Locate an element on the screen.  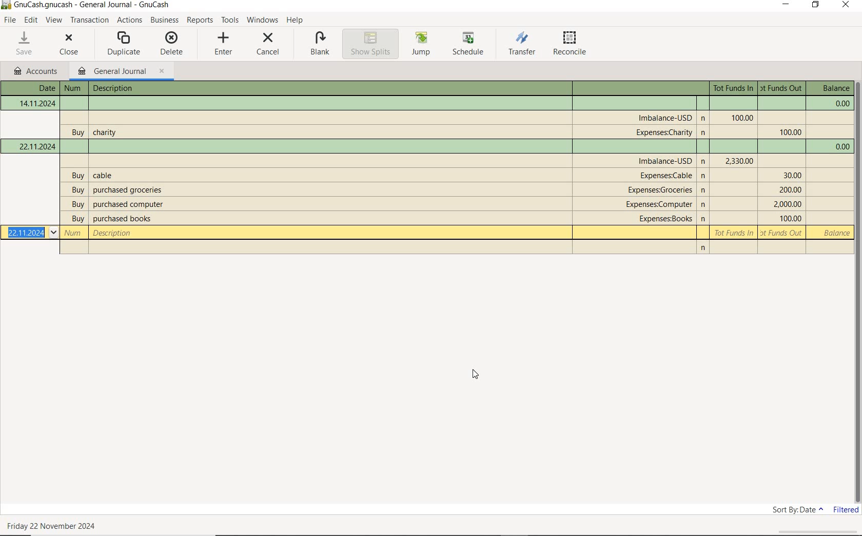
buy is located at coordinates (76, 132).